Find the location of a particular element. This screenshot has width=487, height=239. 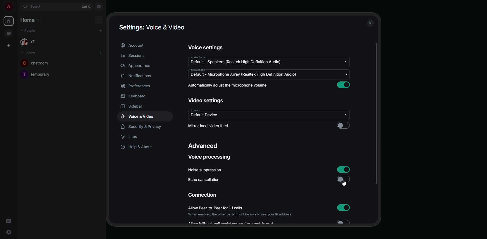

default is located at coordinates (242, 74).